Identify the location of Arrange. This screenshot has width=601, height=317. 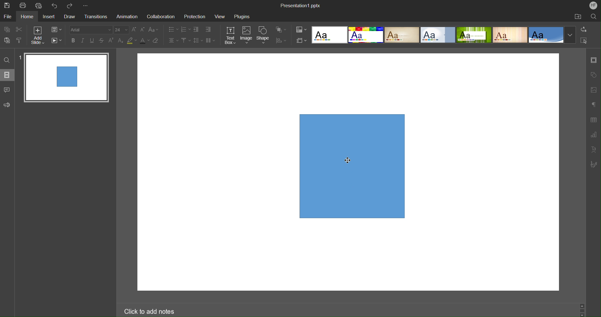
(282, 30).